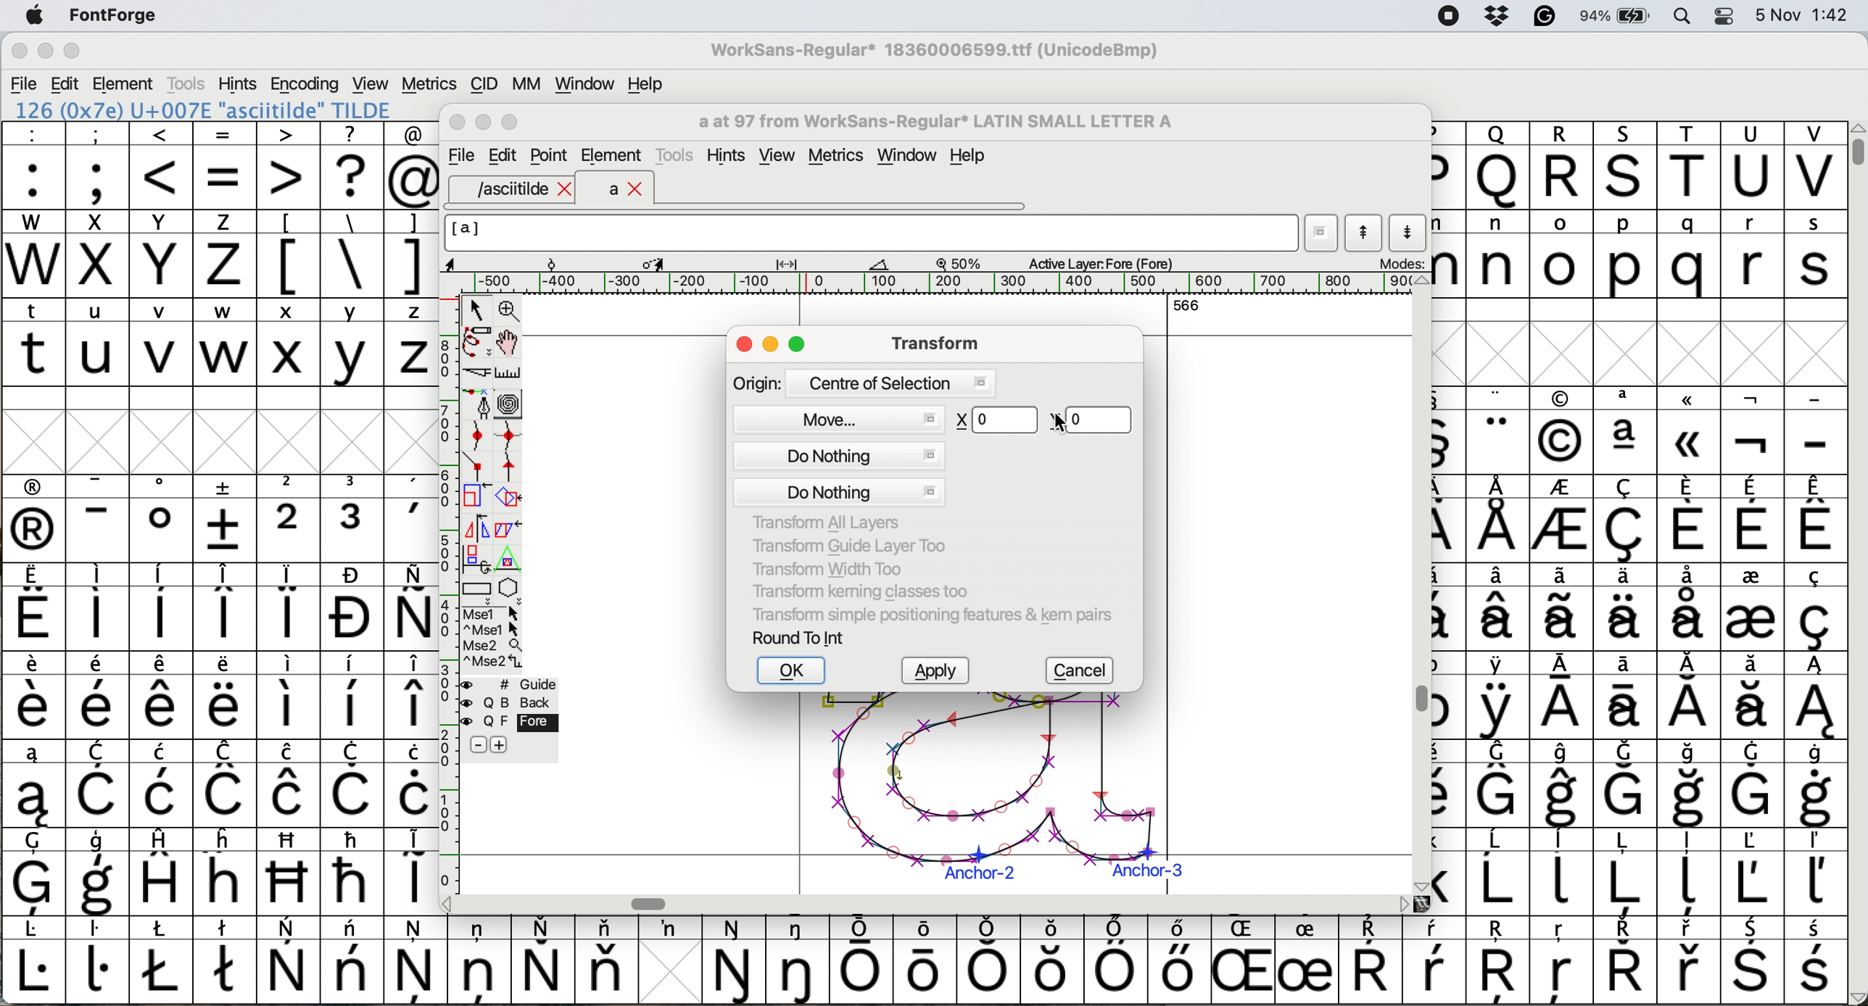 This screenshot has width=1868, height=1006. Describe the element at coordinates (479, 958) in the screenshot. I see `symbol` at that location.